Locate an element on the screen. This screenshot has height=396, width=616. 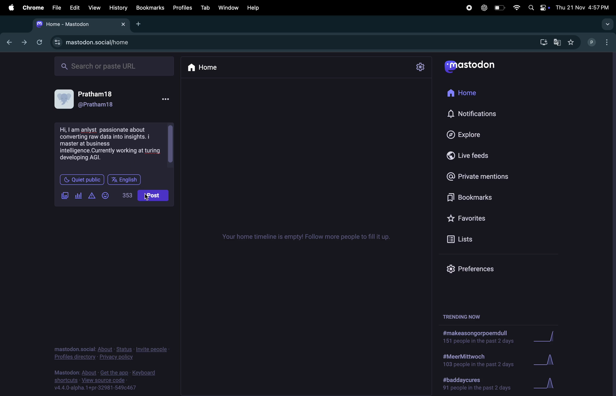
site information is located at coordinates (57, 42).